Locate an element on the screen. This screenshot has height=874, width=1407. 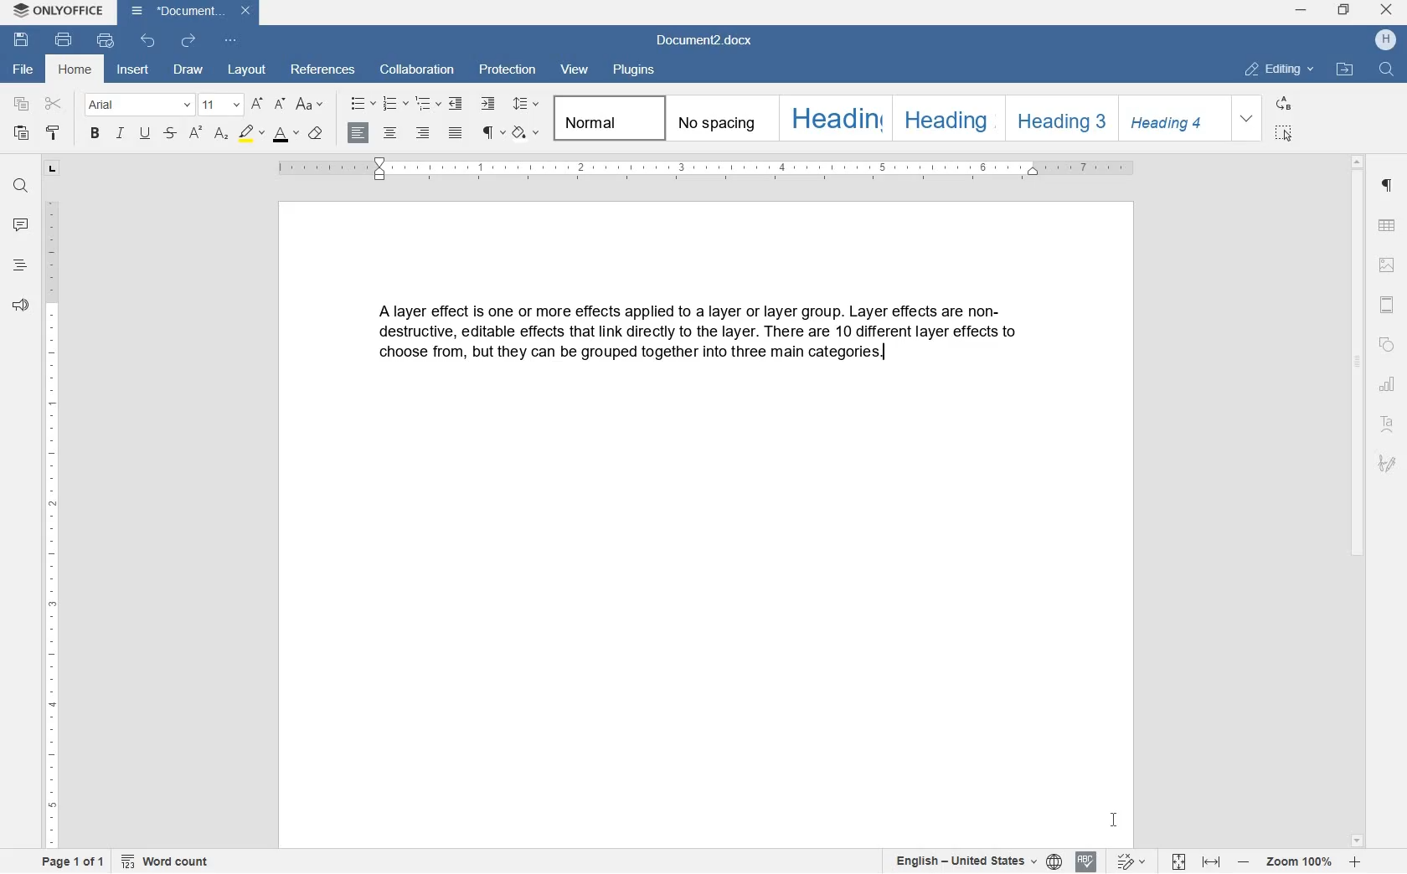
INSERT is located at coordinates (131, 69).